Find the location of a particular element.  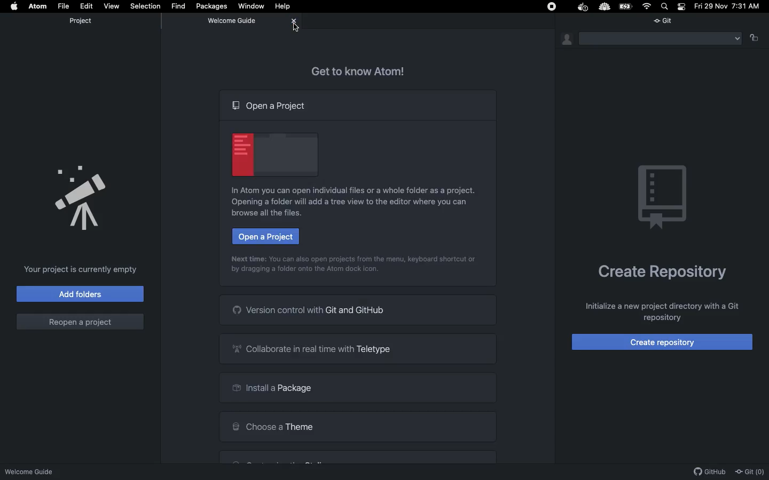

GitHub is located at coordinates (711, 472).